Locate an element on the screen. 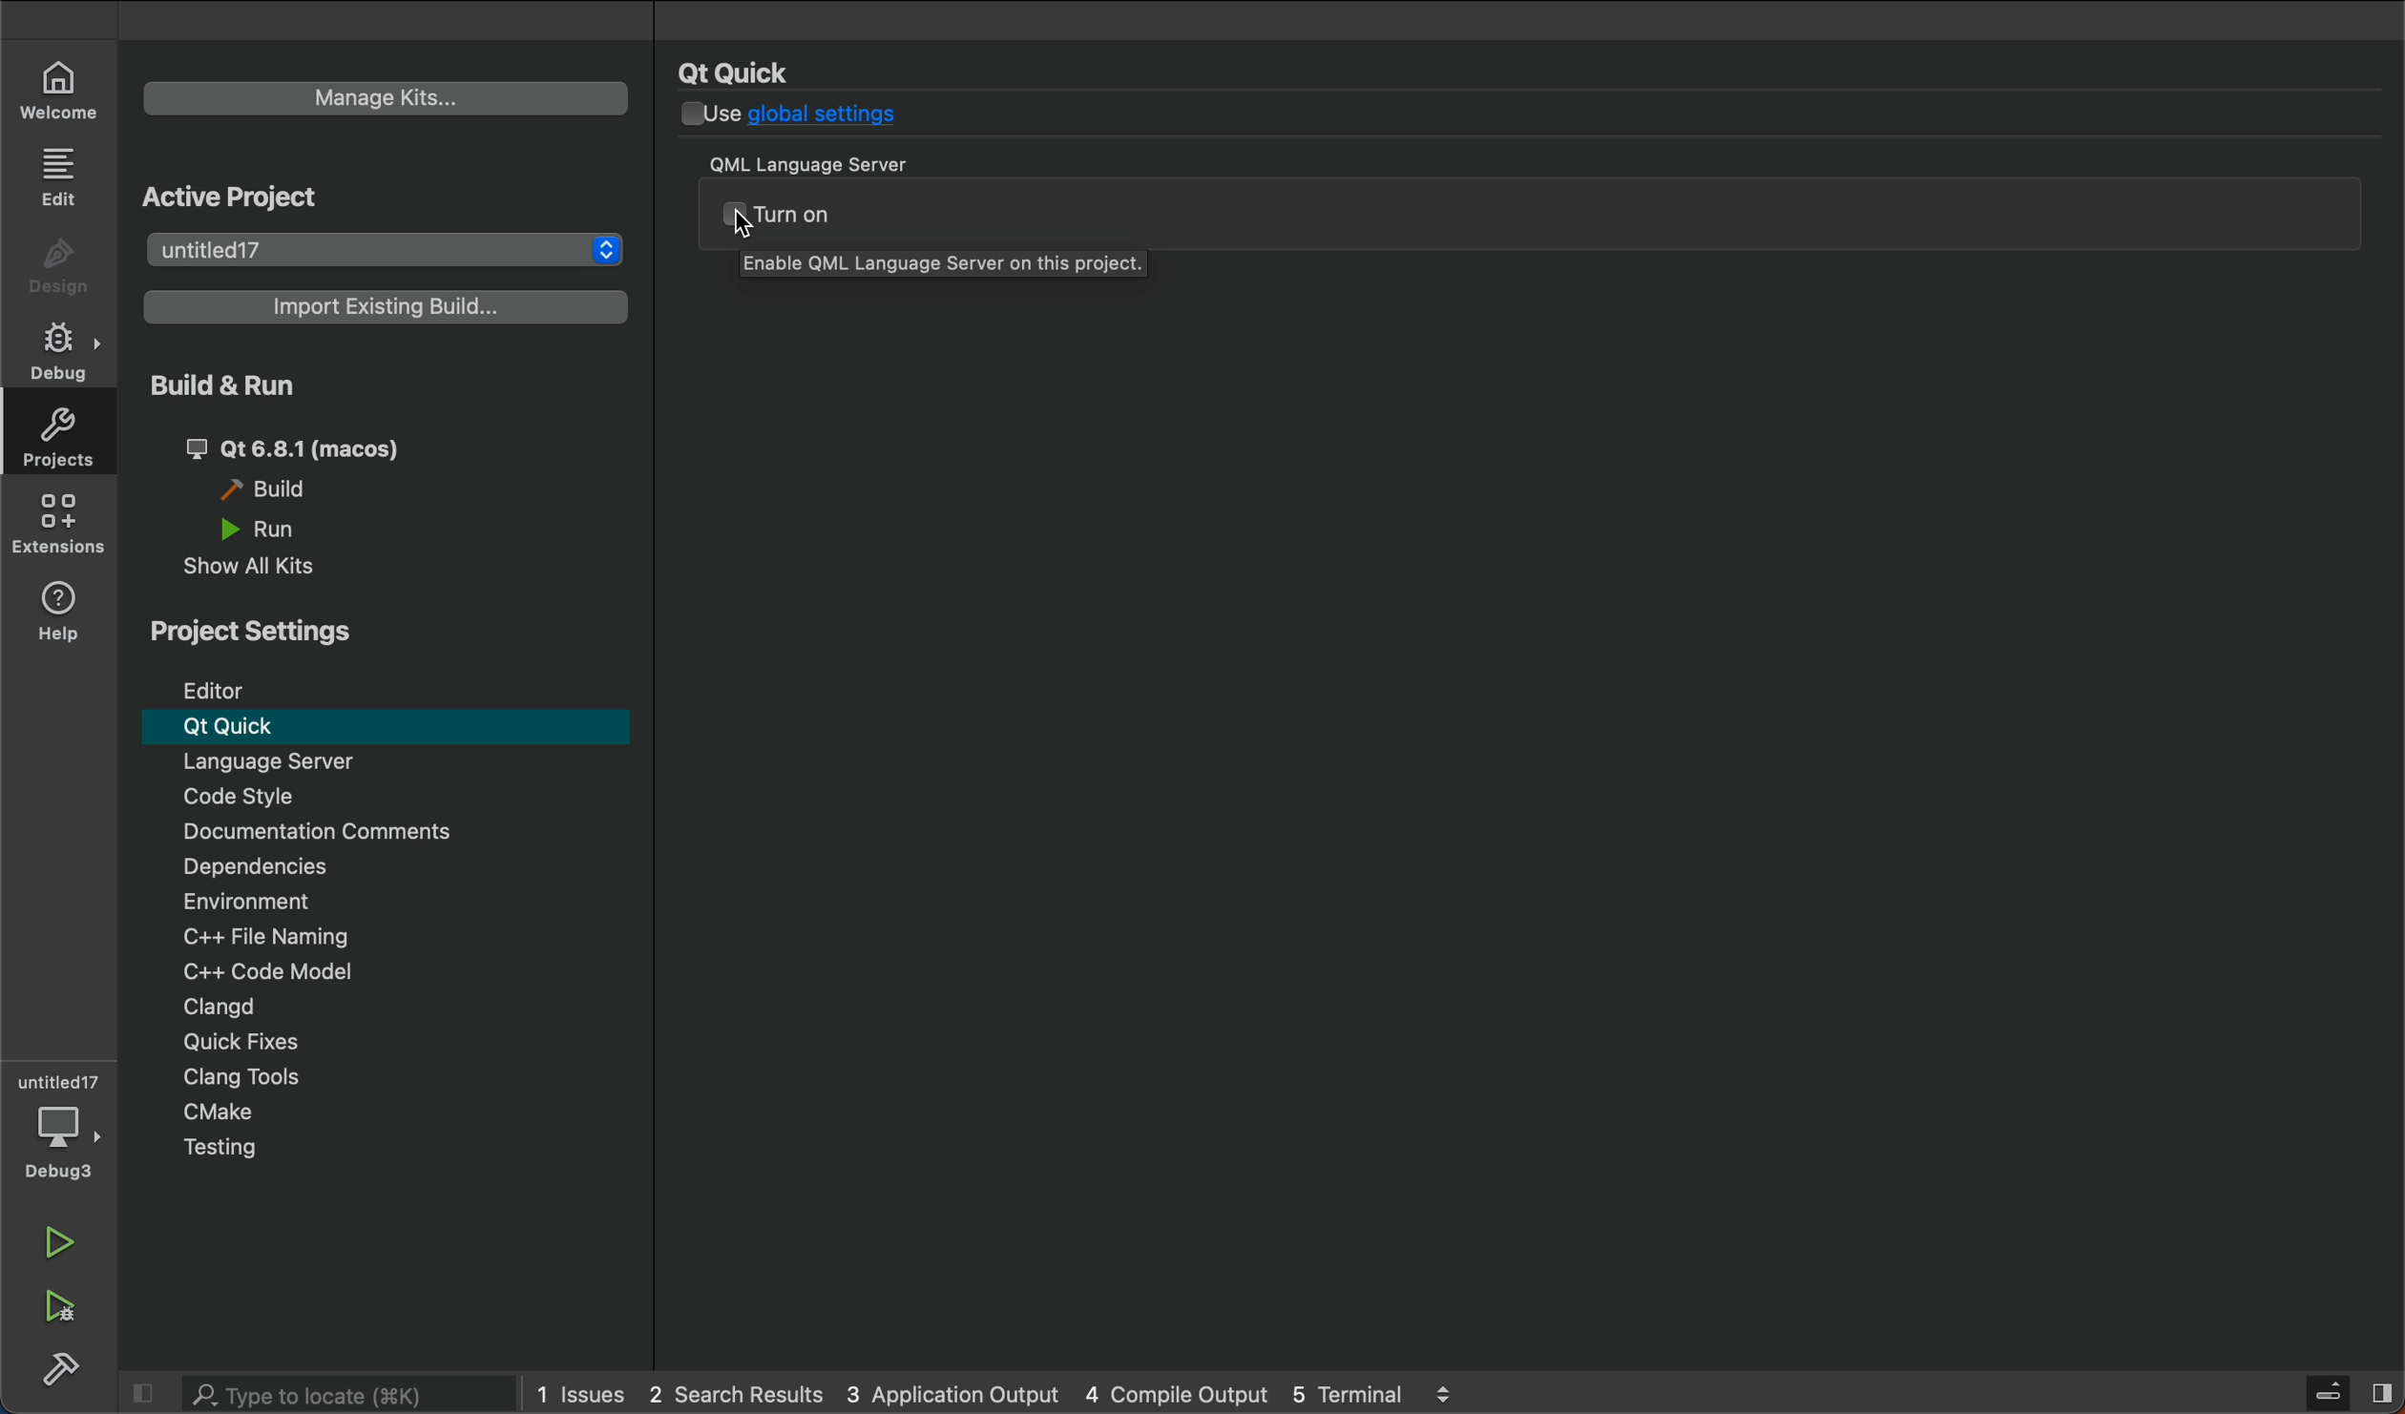 The height and width of the screenshot is (1414, 2405). Qt Quick is located at coordinates (387, 727).